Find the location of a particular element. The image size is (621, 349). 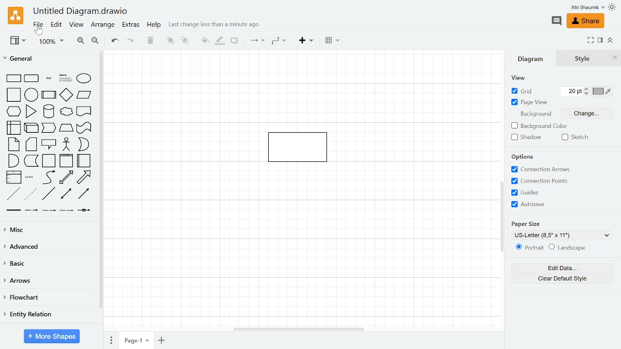

Theme is located at coordinates (612, 7).